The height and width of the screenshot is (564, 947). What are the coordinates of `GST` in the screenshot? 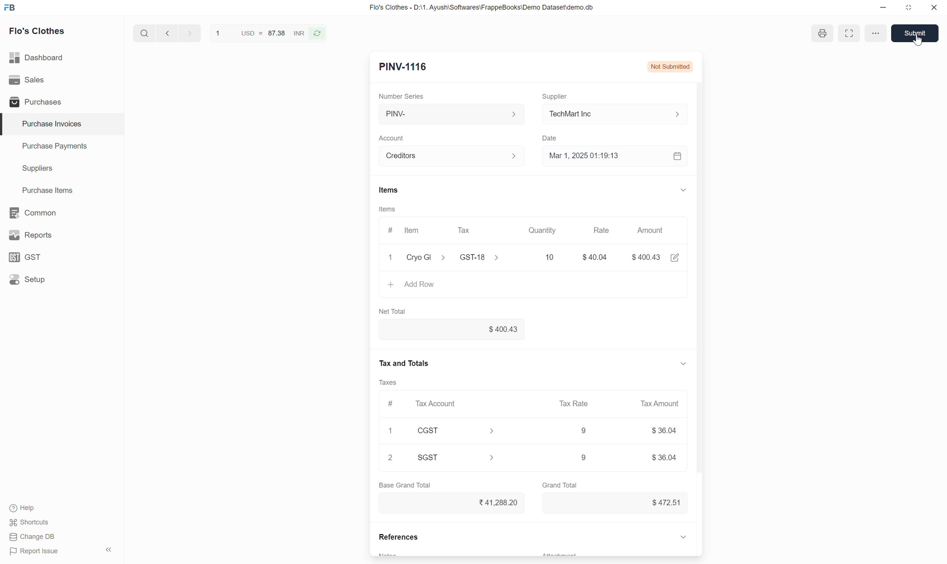 It's located at (29, 257).